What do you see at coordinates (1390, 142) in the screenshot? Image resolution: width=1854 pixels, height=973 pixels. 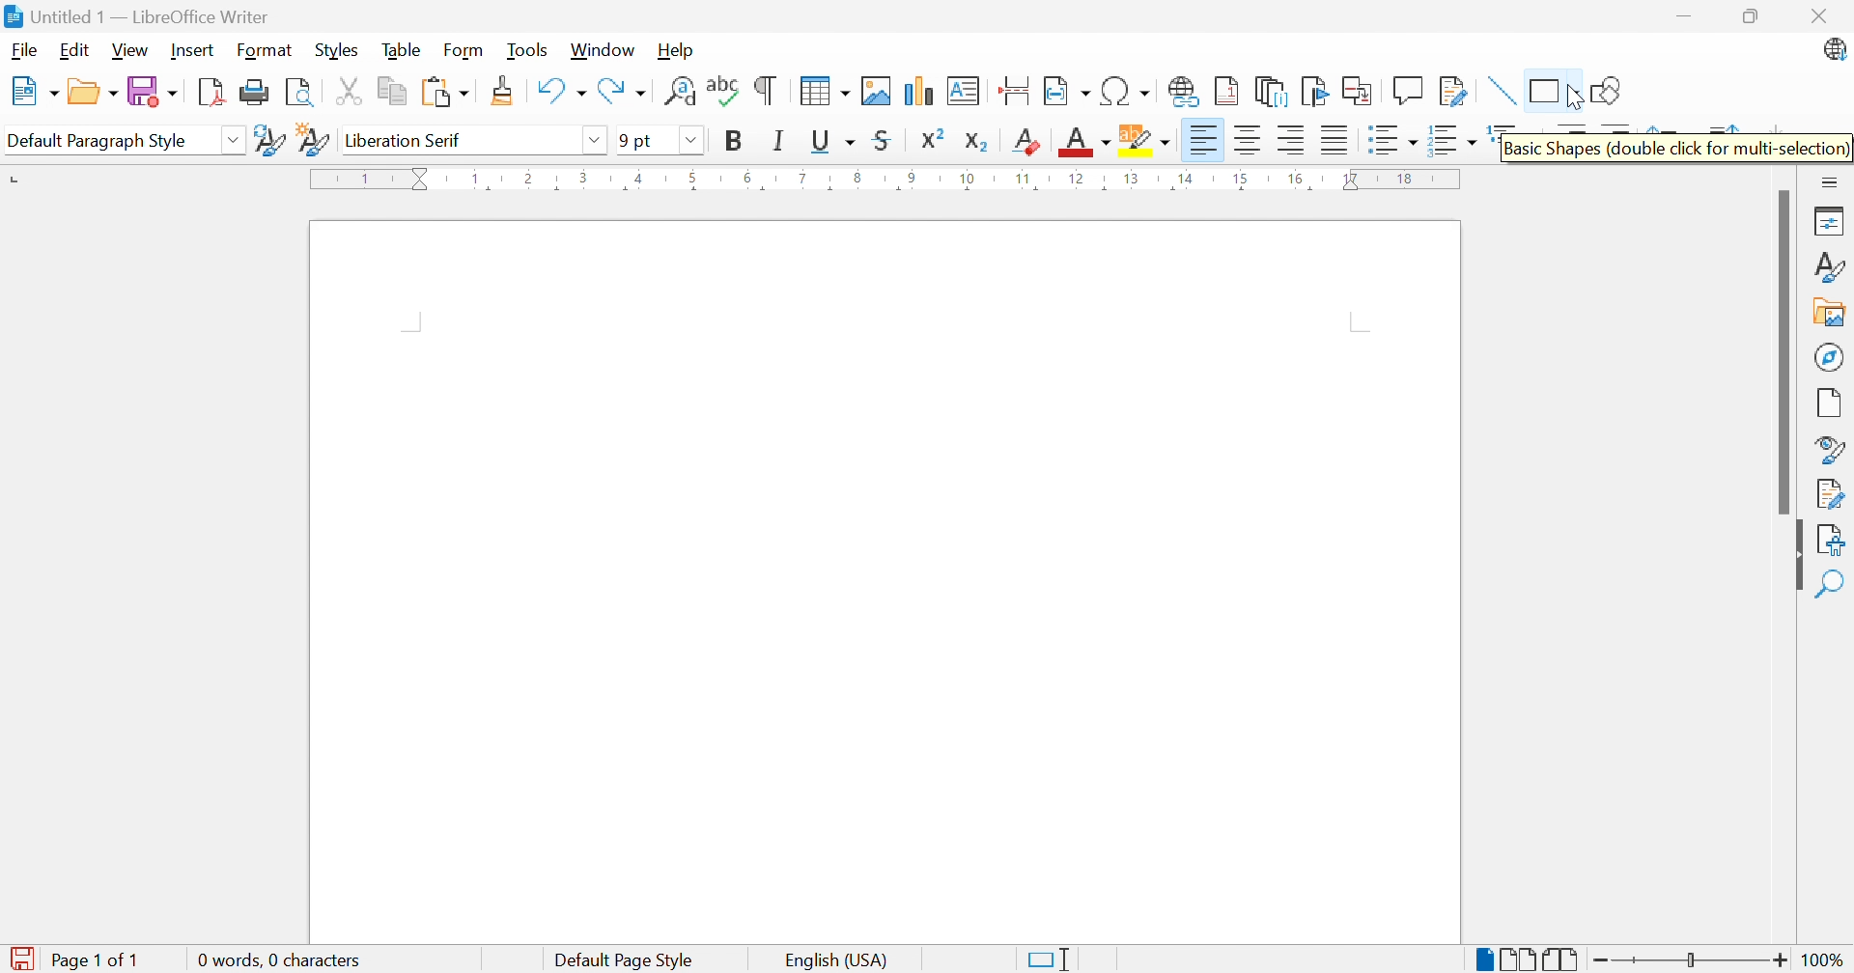 I see `Toggle unordered list` at bounding box center [1390, 142].